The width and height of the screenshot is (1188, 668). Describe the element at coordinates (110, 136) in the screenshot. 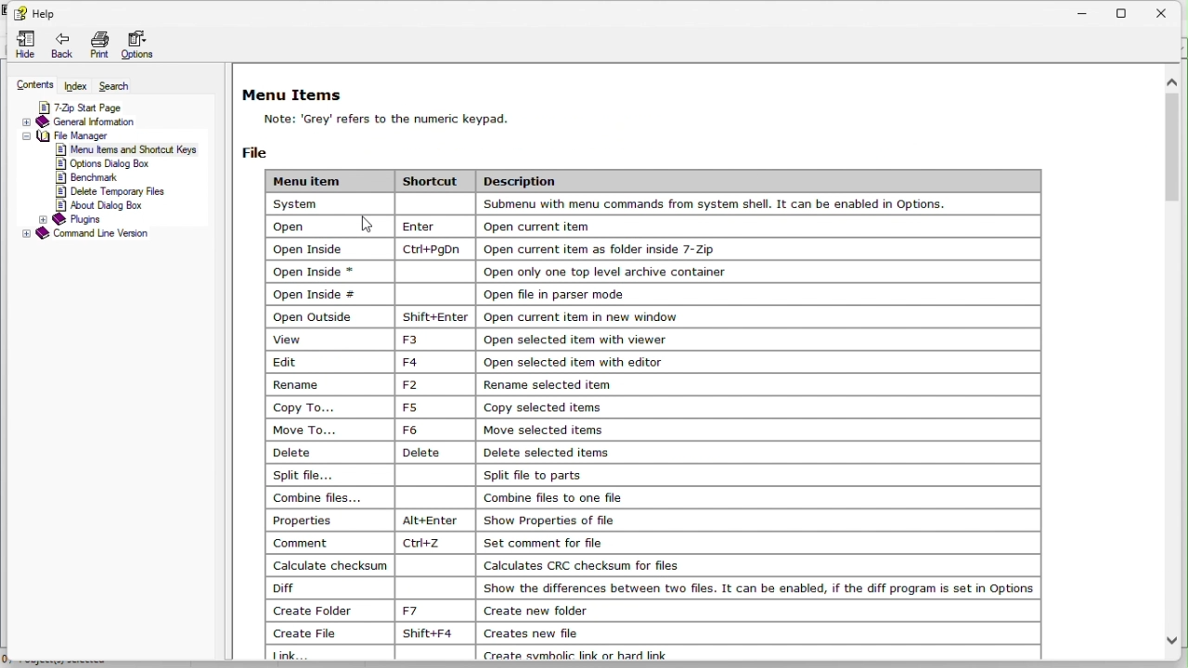

I see `File manager` at that location.